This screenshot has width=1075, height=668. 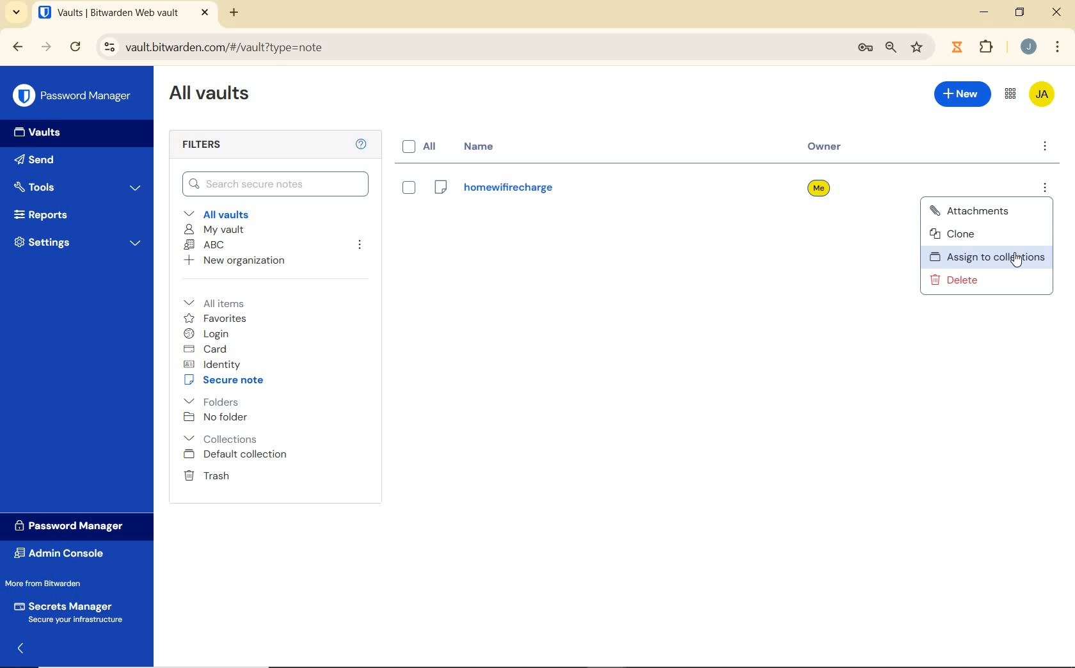 What do you see at coordinates (216, 319) in the screenshot?
I see `favorites` at bounding box center [216, 319].